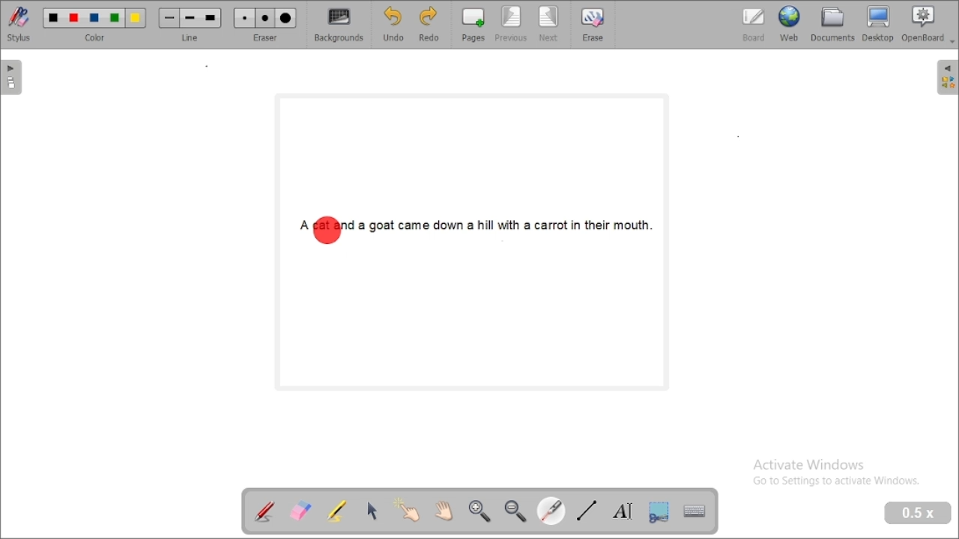 Image resolution: width=959 pixels, height=539 pixels. What do you see at coordinates (790, 24) in the screenshot?
I see `web` at bounding box center [790, 24].